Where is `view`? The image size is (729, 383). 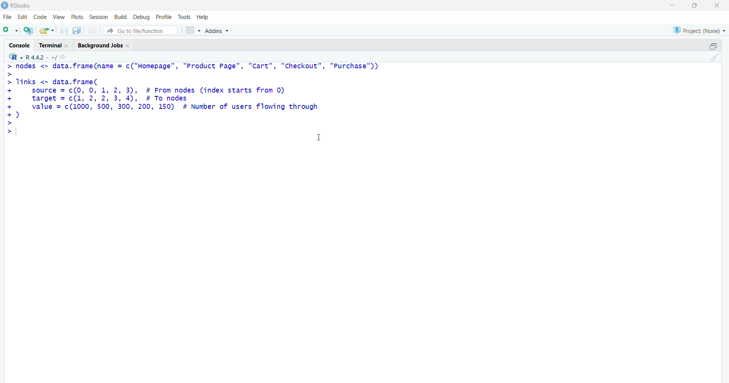 view is located at coordinates (58, 17).